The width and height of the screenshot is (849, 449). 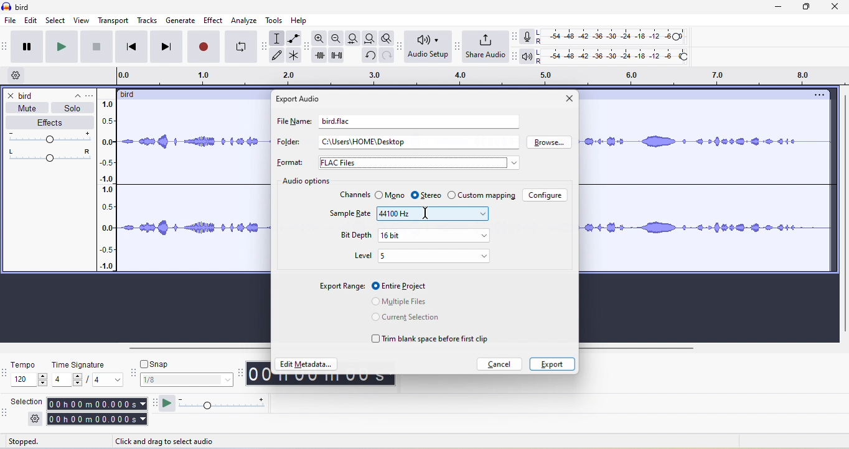 I want to click on trim audio outside selection, so click(x=322, y=57).